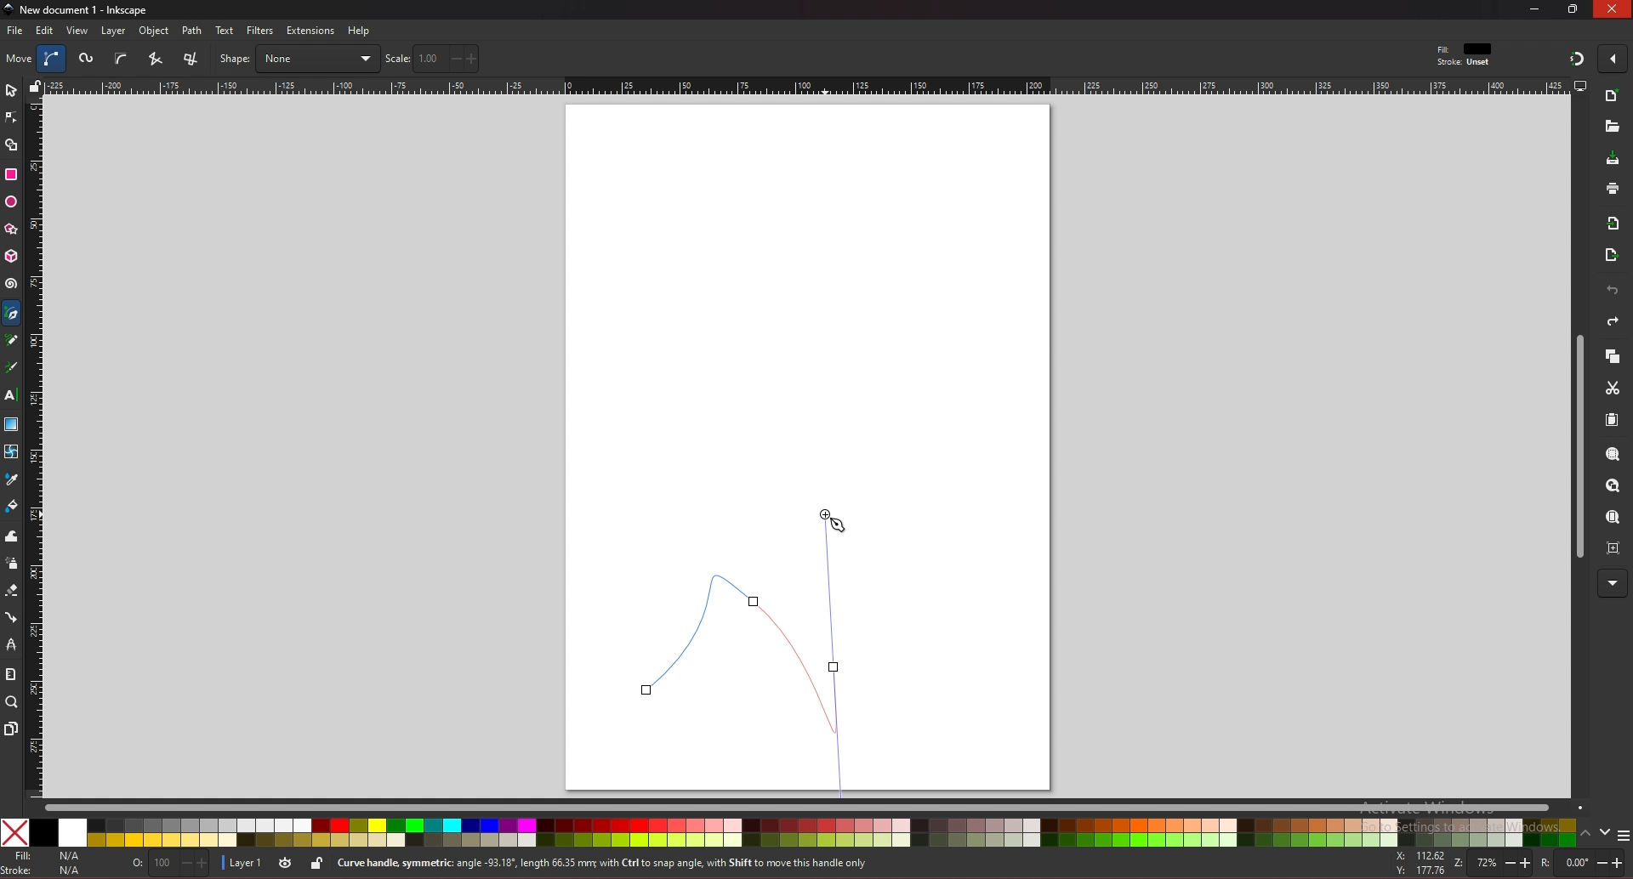 Image resolution: width=1633 pixels, height=879 pixels. What do you see at coordinates (1575, 9) in the screenshot?
I see `resize` at bounding box center [1575, 9].